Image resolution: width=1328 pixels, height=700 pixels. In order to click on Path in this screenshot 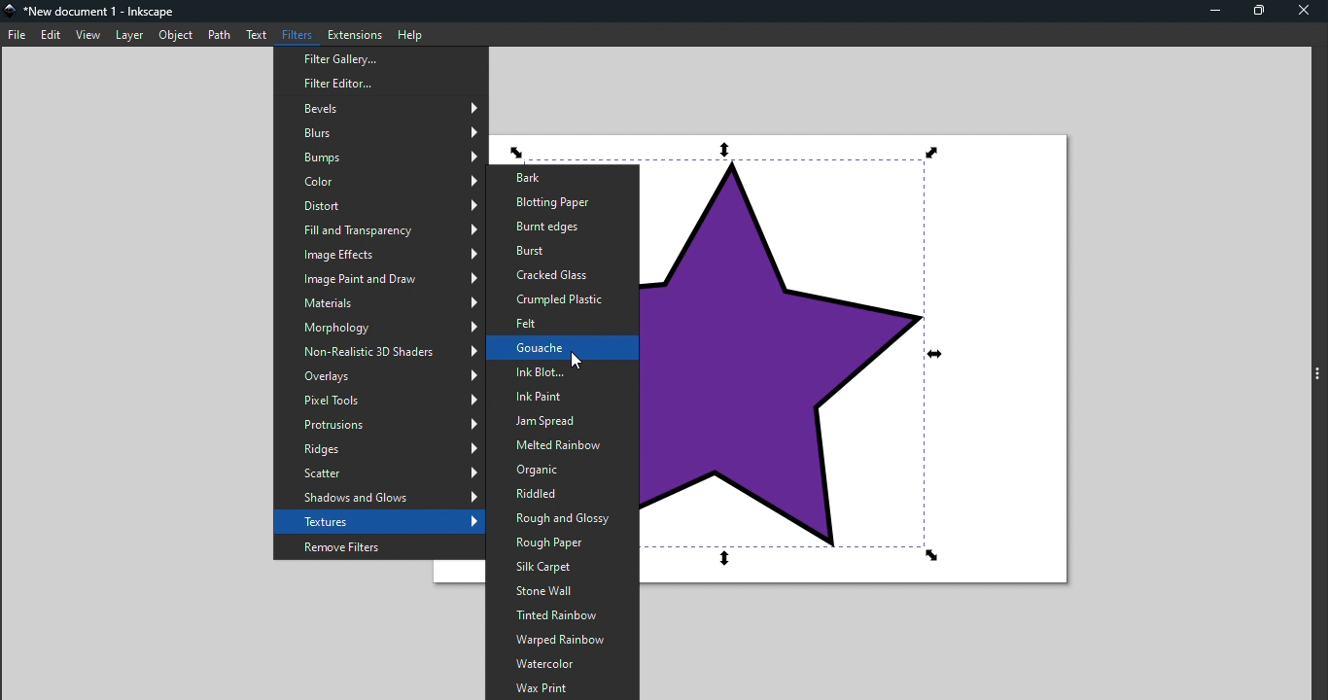, I will do `click(220, 35)`.